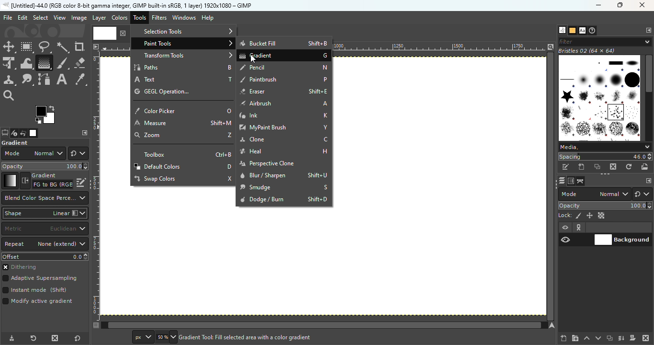 Image resolution: width=654 pixels, height=345 pixels. I want to click on Filter, so click(605, 41).